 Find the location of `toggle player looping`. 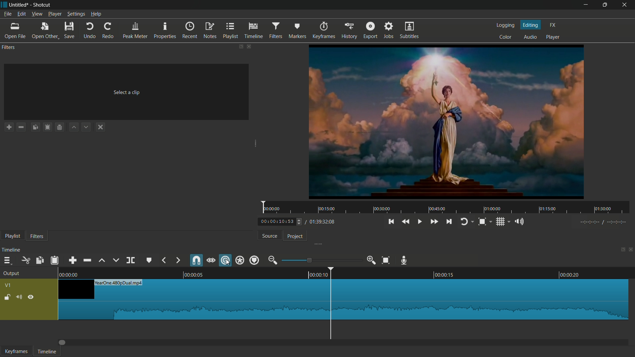

toggle player looping is located at coordinates (464, 222).